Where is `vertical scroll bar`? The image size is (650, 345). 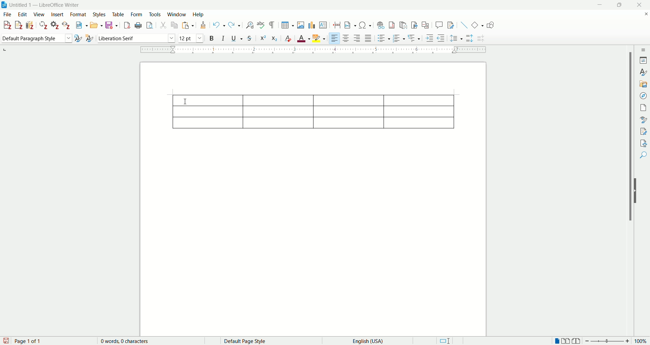
vertical scroll bar is located at coordinates (631, 189).